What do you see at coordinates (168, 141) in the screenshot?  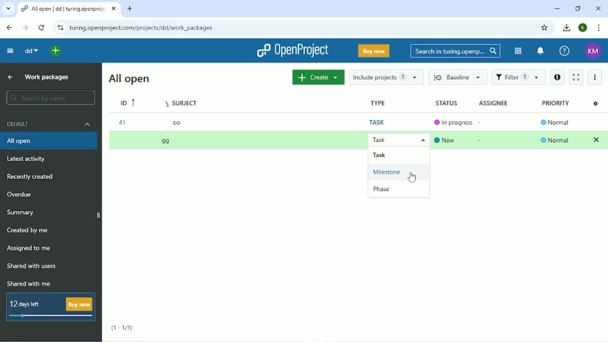 I see `gg` at bounding box center [168, 141].